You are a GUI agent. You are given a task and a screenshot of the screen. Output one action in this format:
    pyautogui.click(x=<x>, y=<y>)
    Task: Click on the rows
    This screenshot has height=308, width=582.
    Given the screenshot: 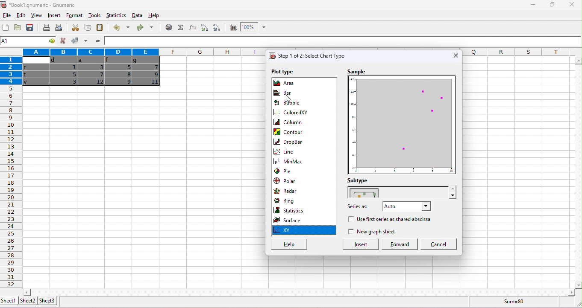 What is the action you would take?
    pyautogui.click(x=10, y=72)
    